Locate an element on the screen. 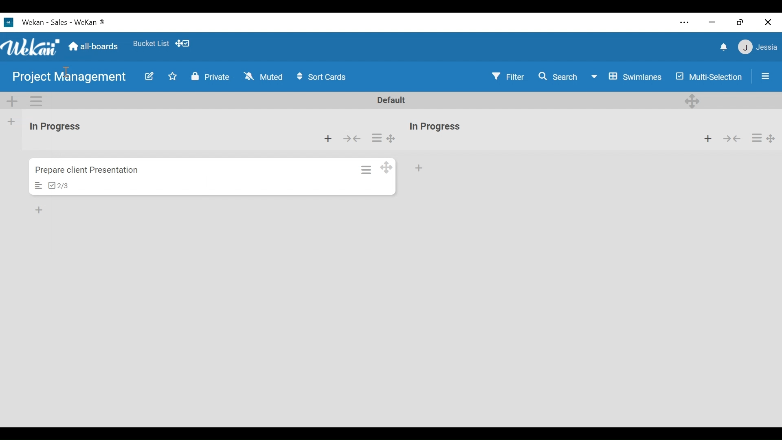  Toggle Favorites is located at coordinates (175, 78).